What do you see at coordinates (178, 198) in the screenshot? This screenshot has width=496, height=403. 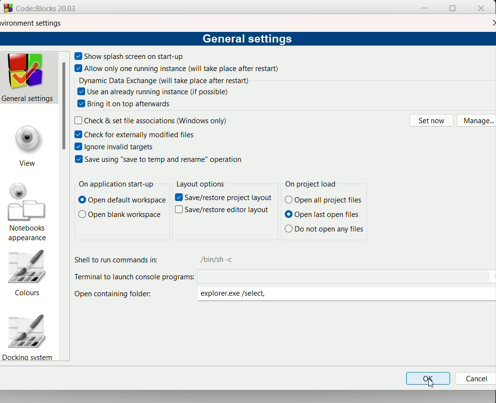 I see `text` at bounding box center [178, 198].